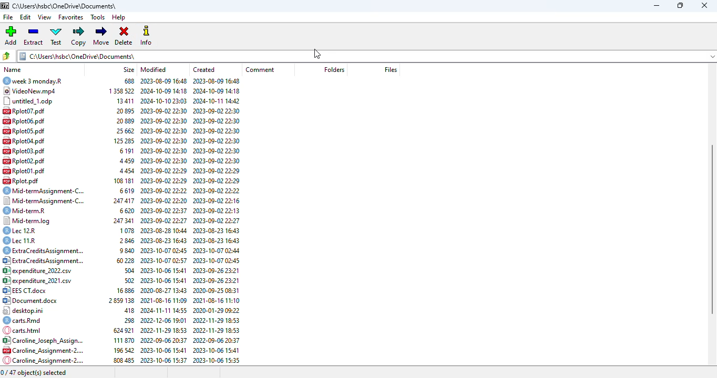 The width and height of the screenshot is (717, 378). I want to click on 2003-00-76 22.91, so click(217, 281).